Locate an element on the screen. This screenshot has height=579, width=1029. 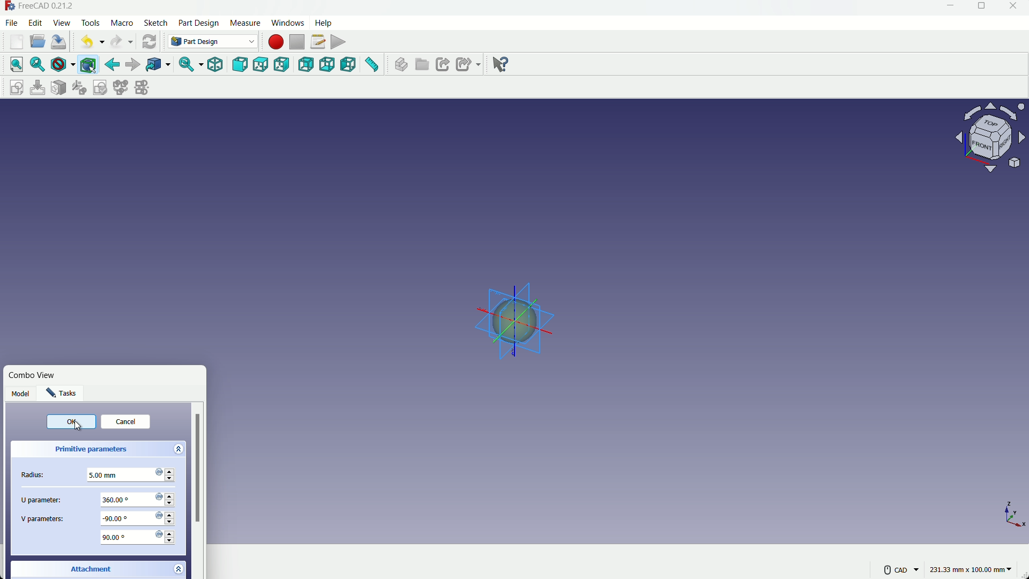
stop macros is located at coordinates (299, 42).